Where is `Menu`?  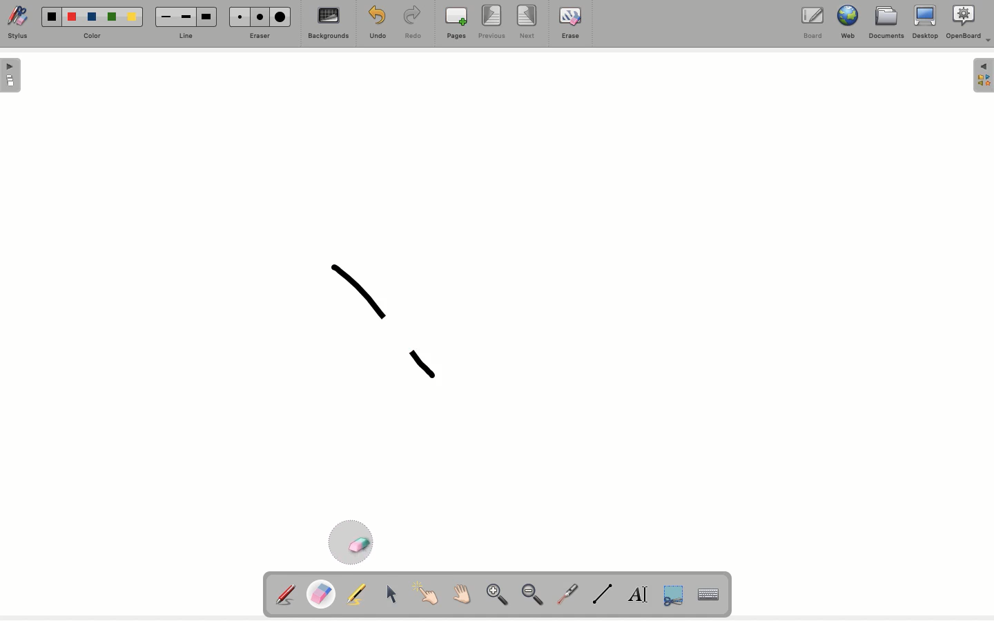 Menu is located at coordinates (983, 77).